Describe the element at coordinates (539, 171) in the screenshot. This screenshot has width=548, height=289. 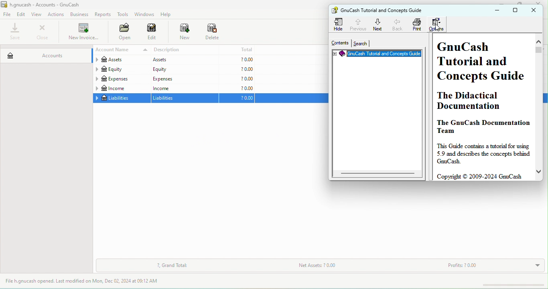
I see `move down` at that location.